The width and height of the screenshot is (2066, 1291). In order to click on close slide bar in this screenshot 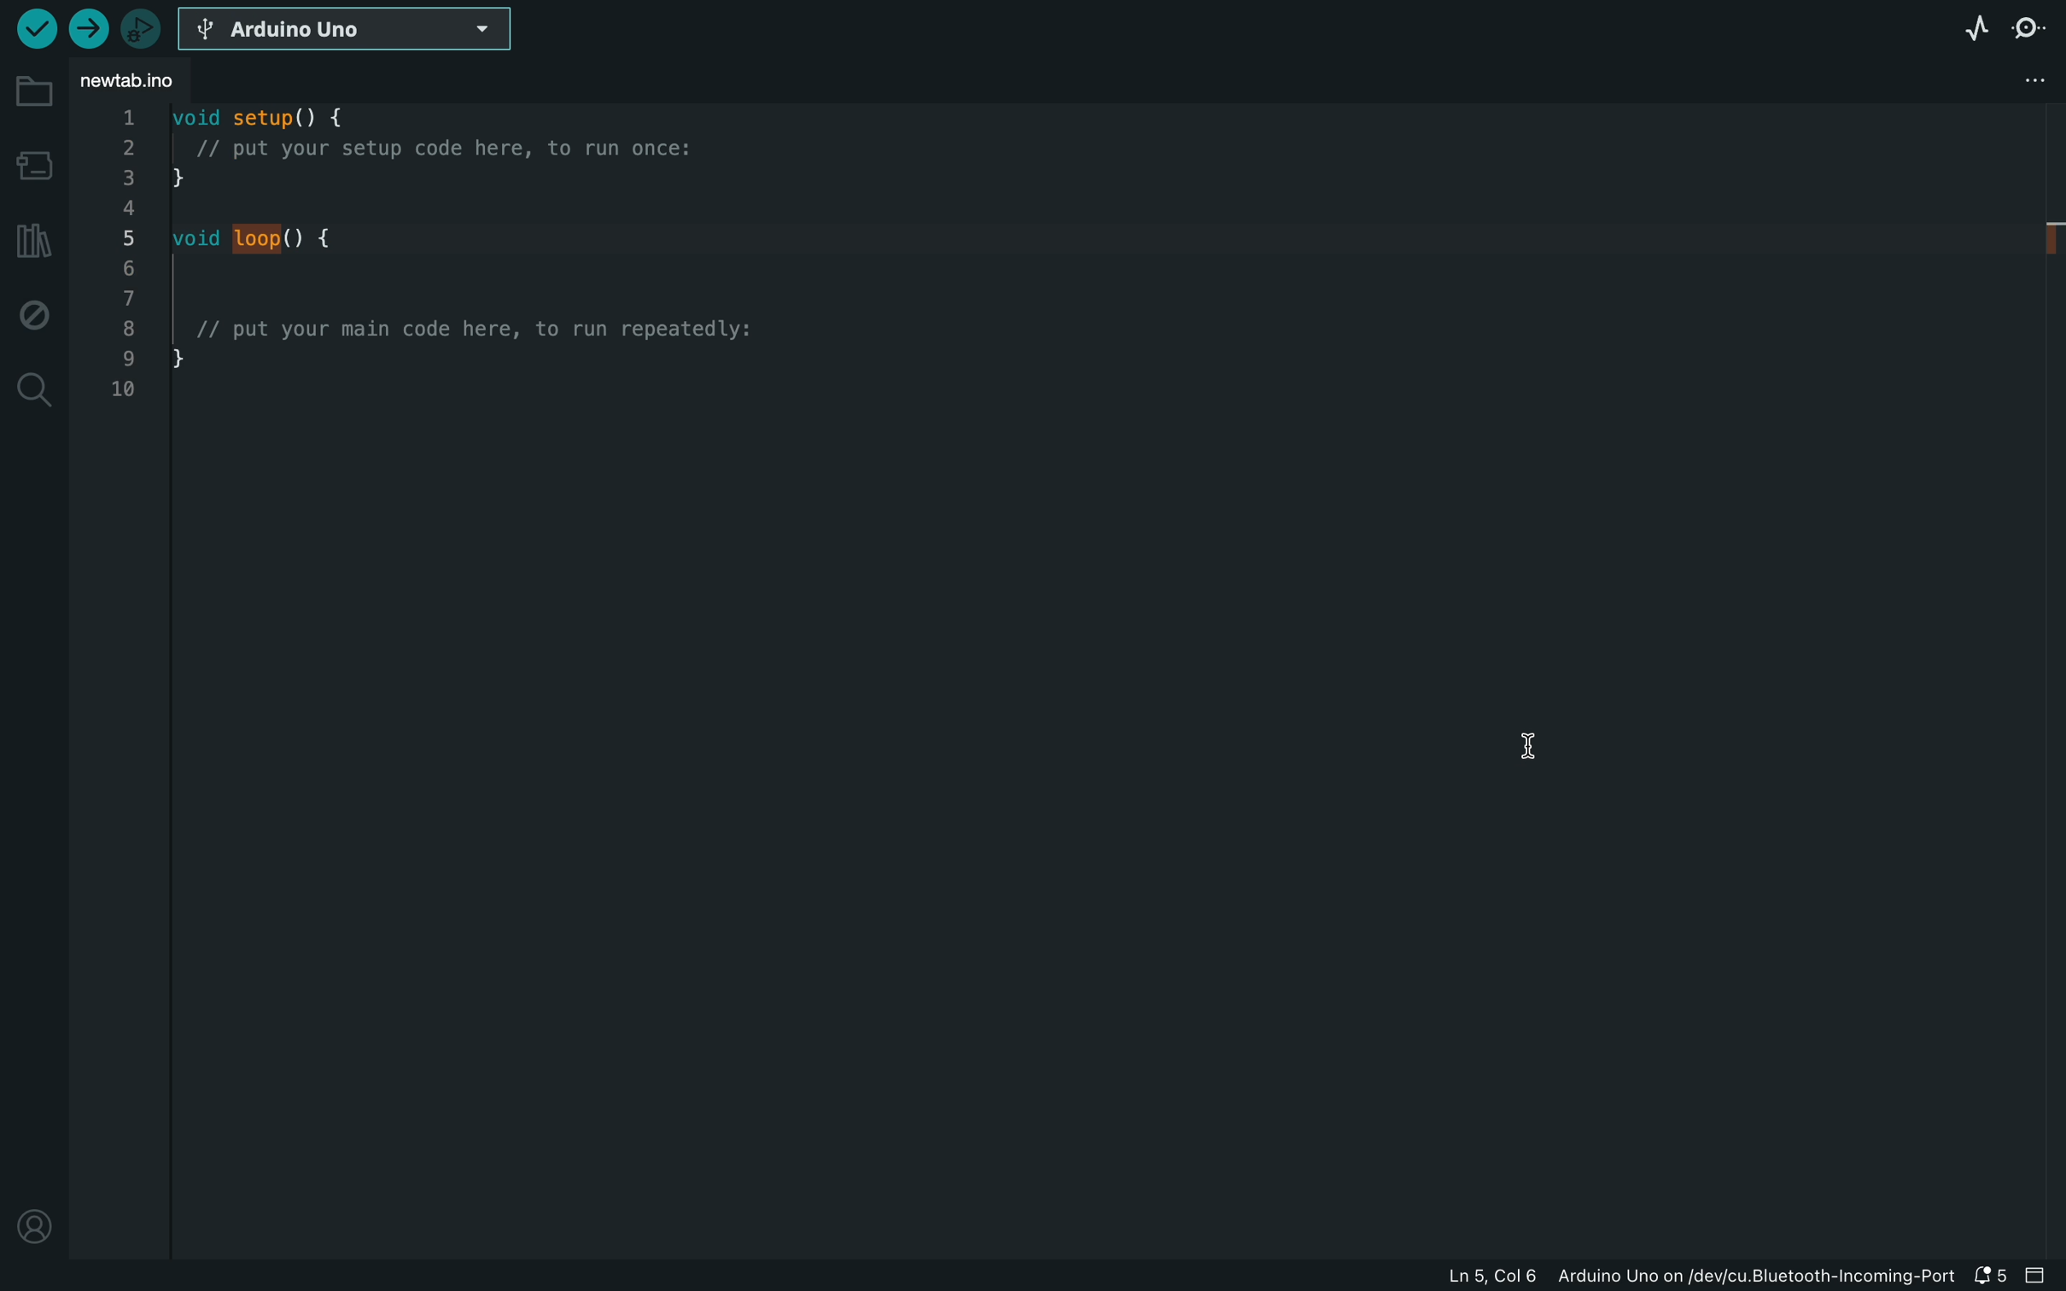, I will do `click(2040, 1276)`.